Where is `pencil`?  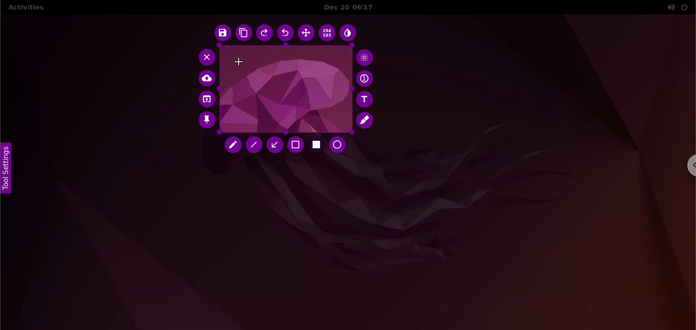
pencil is located at coordinates (234, 146).